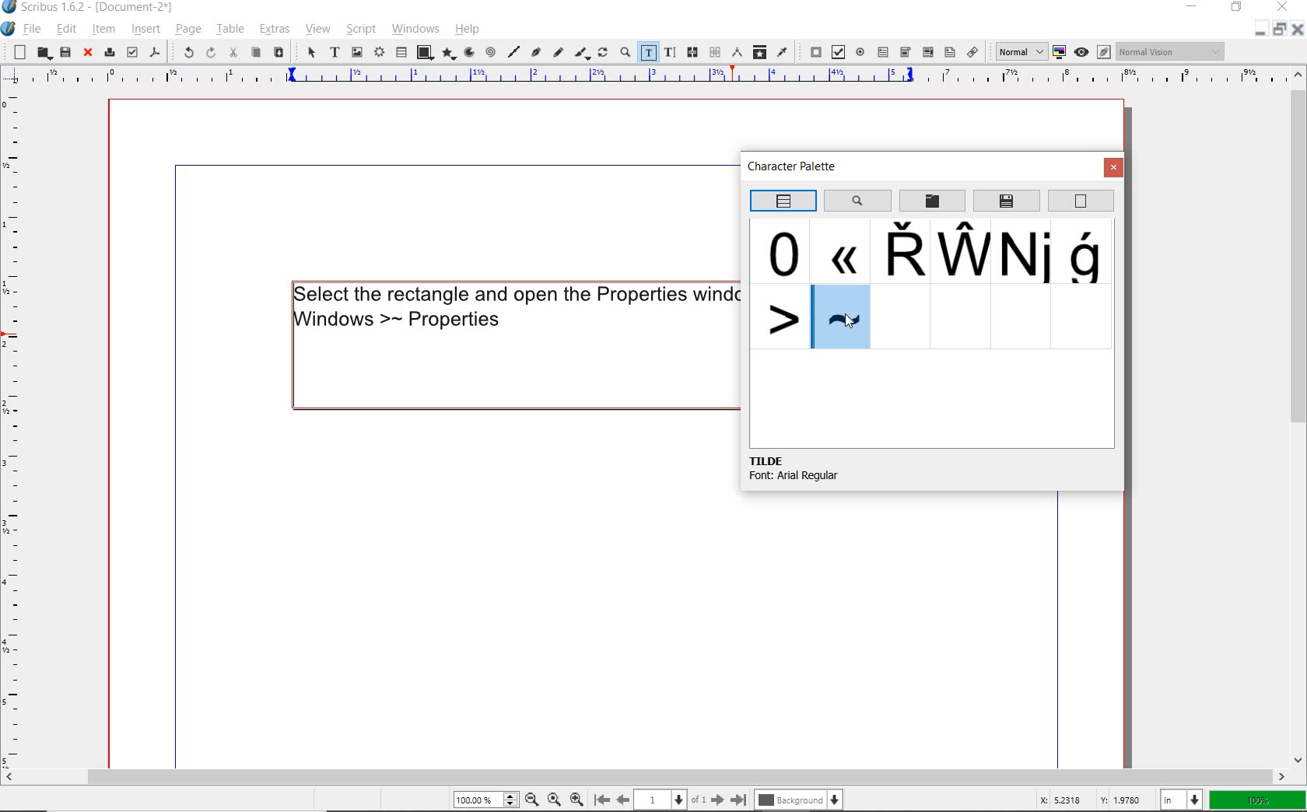 This screenshot has height=812, width=1307. Describe the element at coordinates (1194, 5) in the screenshot. I see `minimize` at that location.